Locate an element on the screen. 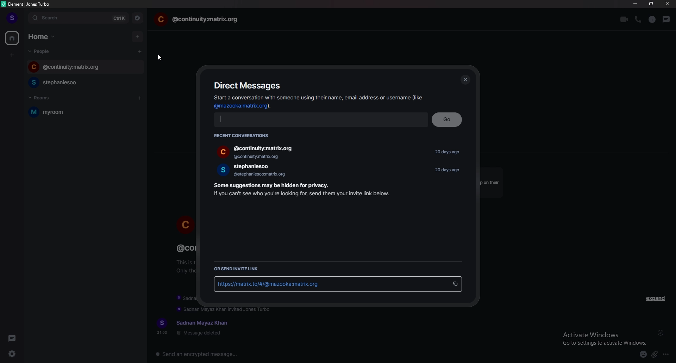  direct messages is located at coordinates (247, 85).